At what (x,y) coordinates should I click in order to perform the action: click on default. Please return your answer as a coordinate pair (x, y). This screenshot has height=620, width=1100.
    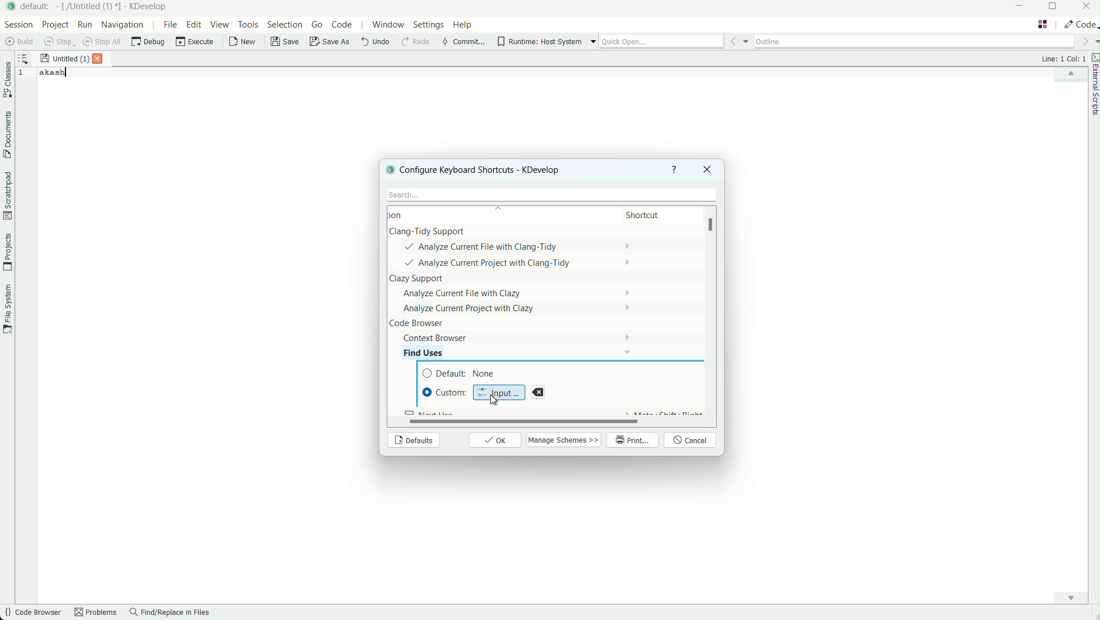
    Looking at the image, I should click on (463, 374).